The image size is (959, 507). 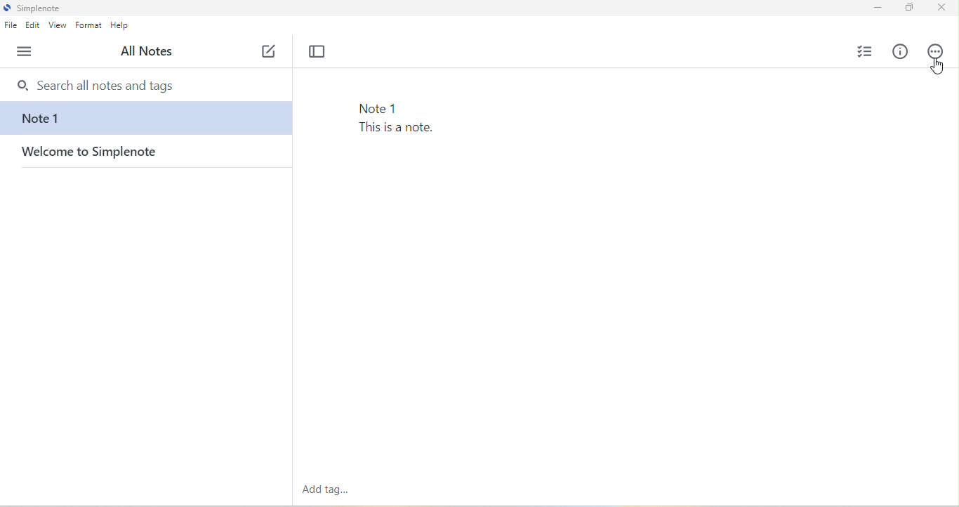 What do you see at coordinates (864, 51) in the screenshot?
I see `insert checklist` at bounding box center [864, 51].